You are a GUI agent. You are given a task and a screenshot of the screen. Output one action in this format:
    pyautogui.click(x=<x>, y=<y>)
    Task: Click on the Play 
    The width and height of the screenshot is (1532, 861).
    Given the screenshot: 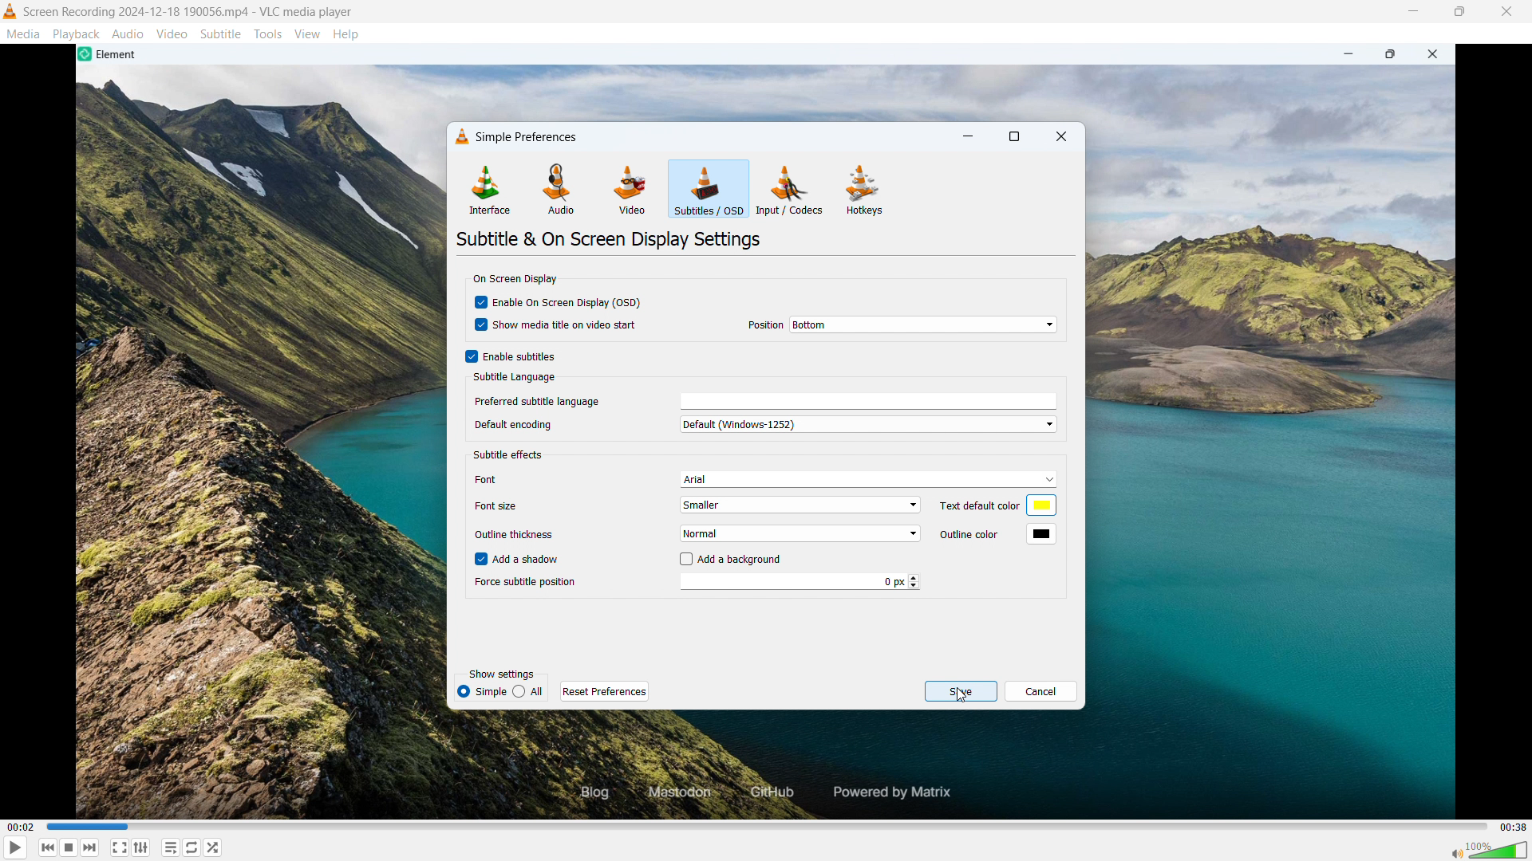 What is the action you would take?
    pyautogui.click(x=14, y=847)
    